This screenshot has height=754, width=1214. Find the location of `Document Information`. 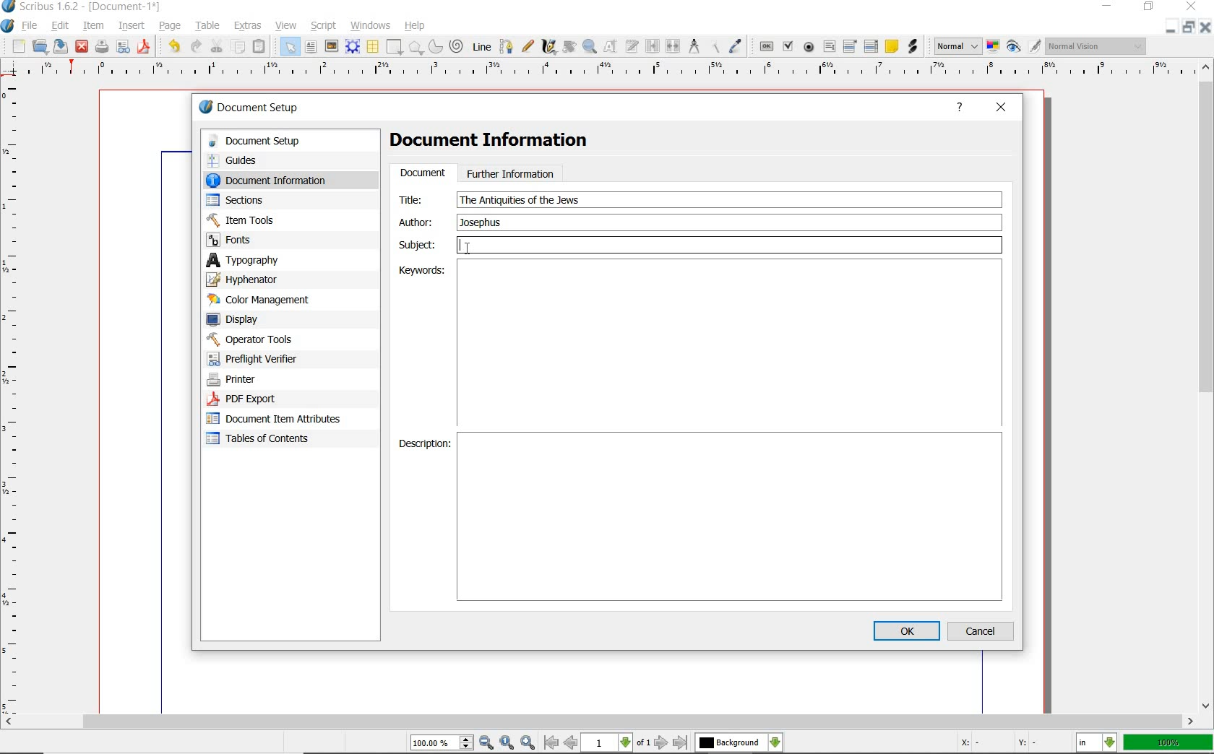

Document Information is located at coordinates (501, 142).